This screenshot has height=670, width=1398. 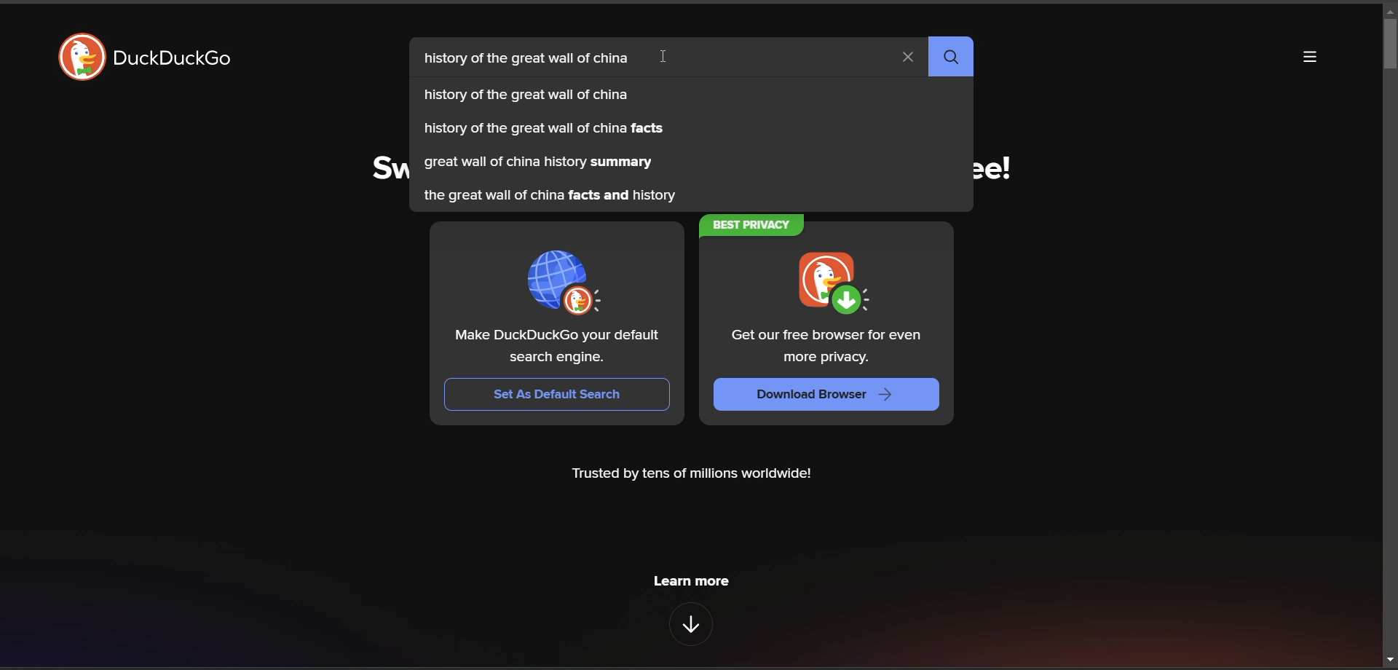 I want to click on the great wall of china facts and history, so click(x=551, y=199).